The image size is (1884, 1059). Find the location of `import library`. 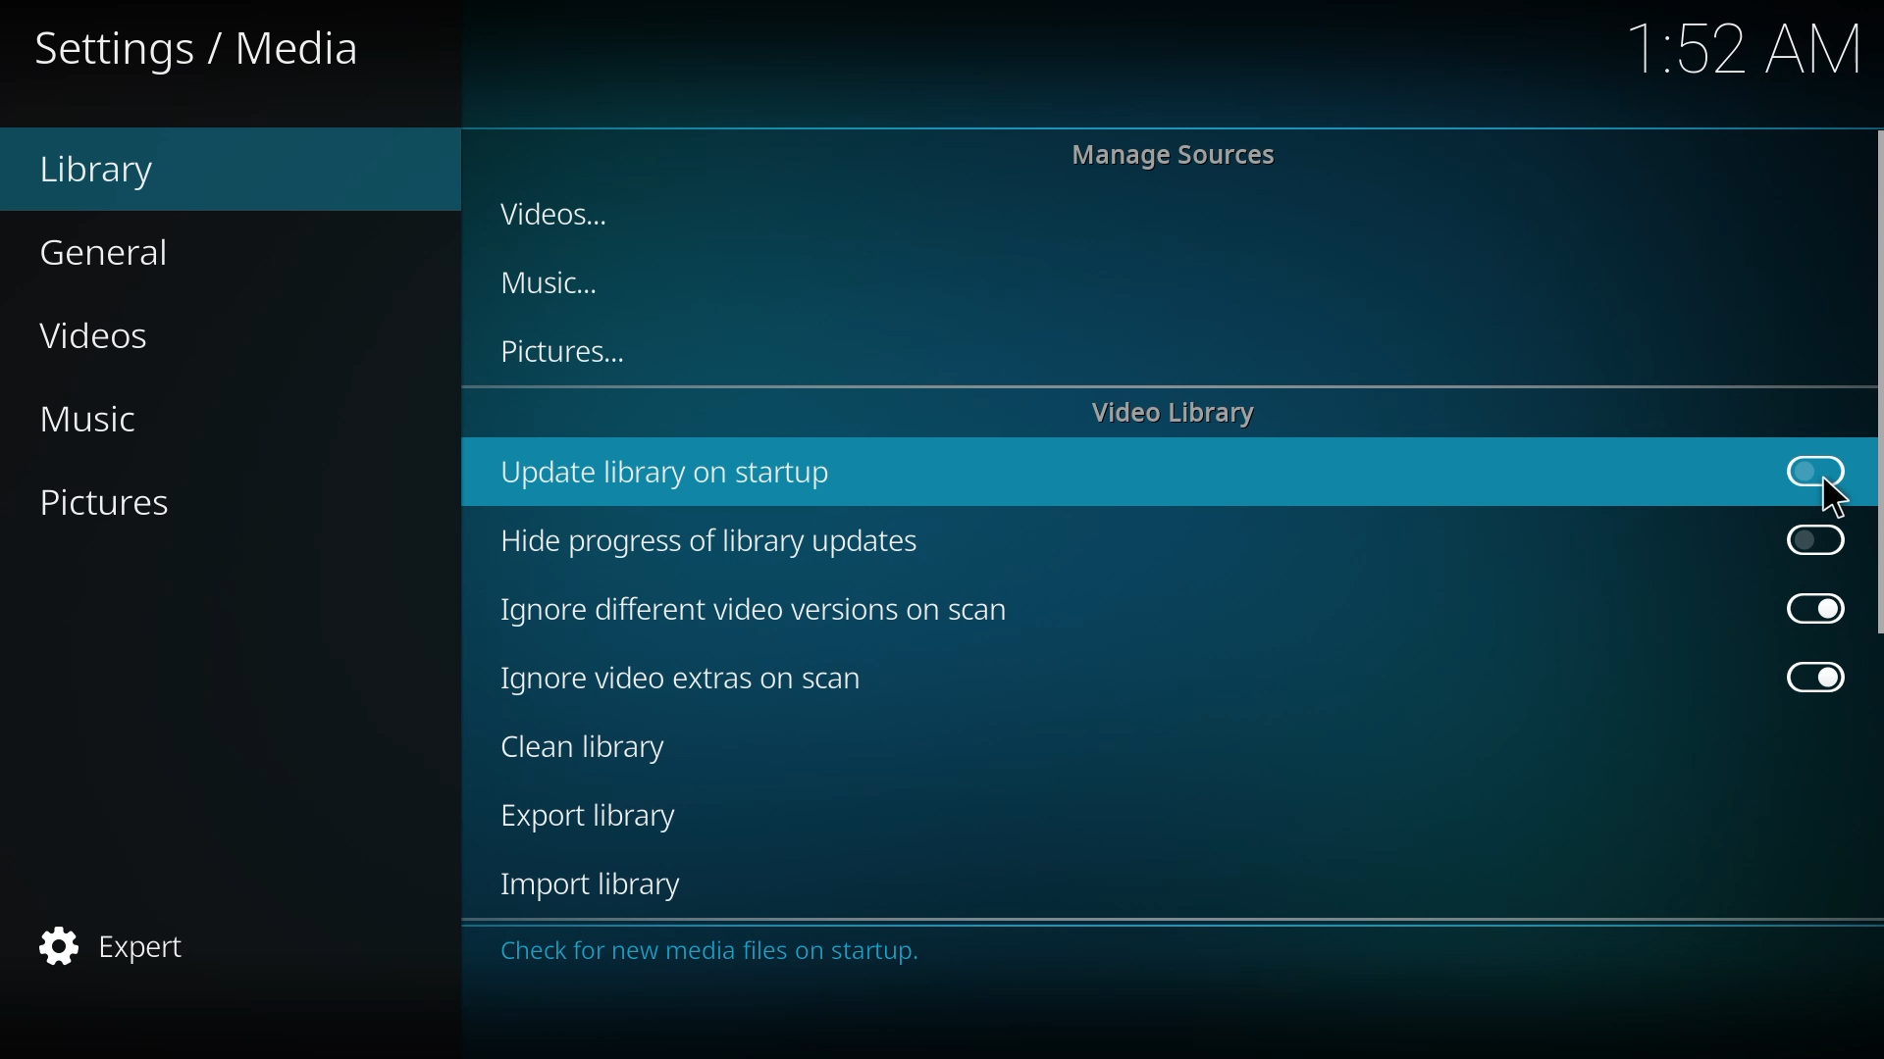

import library is located at coordinates (601, 884).